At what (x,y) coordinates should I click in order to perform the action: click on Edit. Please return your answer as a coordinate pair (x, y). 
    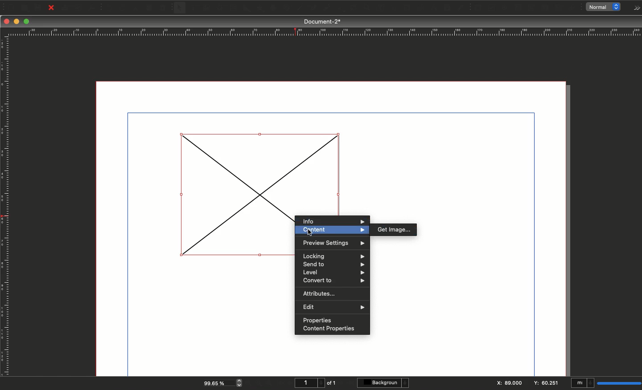
    Looking at the image, I should click on (333, 306).